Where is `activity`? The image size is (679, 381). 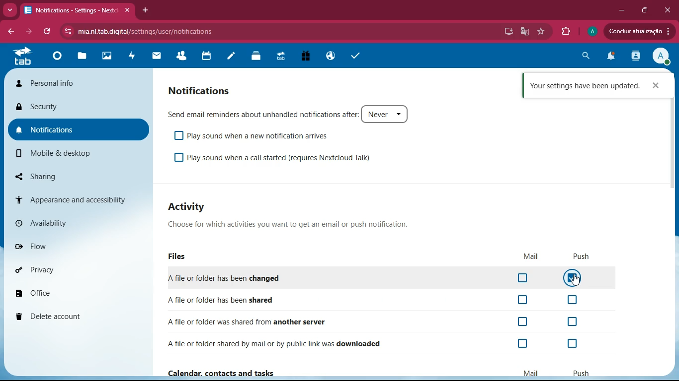
activity is located at coordinates (132, 57).